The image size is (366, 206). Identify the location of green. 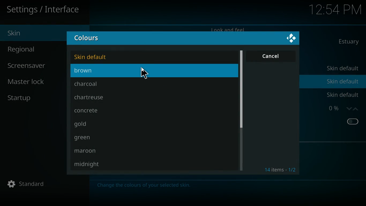
(95, 138).